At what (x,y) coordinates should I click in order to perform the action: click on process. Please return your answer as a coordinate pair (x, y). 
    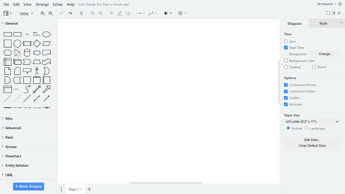
    Looking at the image, I should click on (27, 43).